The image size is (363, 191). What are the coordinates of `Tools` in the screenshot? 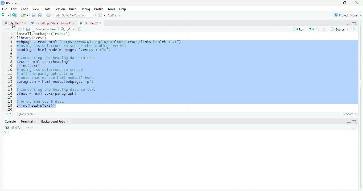 It's located at (112, 9).